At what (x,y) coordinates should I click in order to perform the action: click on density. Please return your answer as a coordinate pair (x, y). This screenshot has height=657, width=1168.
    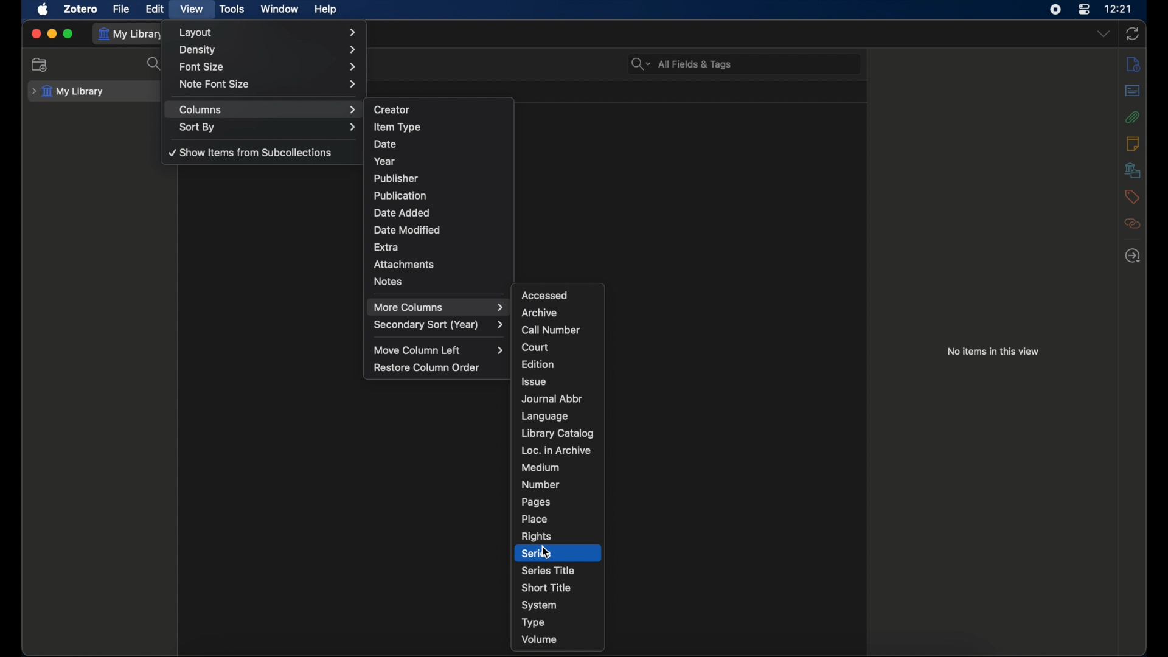
    Looking at the image, I should click on (269, 50).